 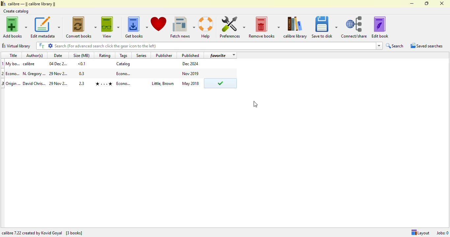 What do you see at coordinates (164, 55) in the screenshot?
I see `publisher` at bounding box center [164, 55].